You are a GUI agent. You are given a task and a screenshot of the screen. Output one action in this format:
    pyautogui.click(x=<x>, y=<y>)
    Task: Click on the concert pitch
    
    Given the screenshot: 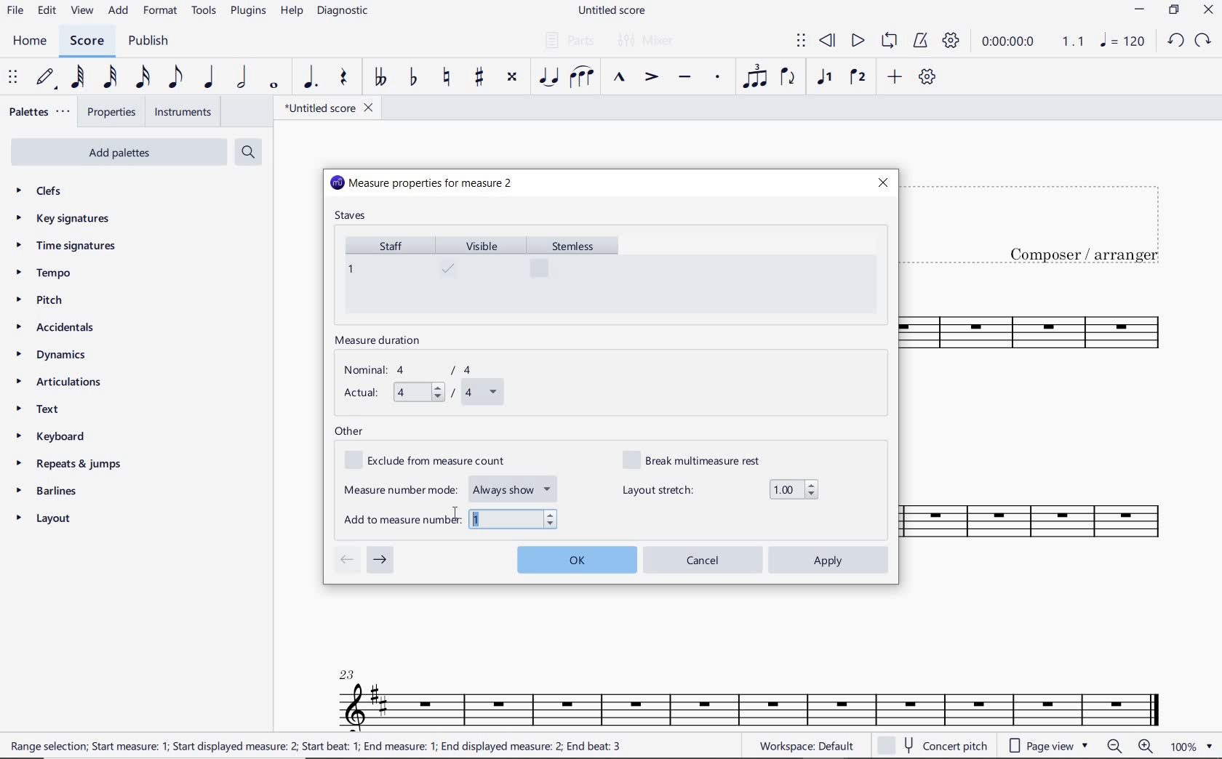 What is the action you would take?
    pyautogui.click(x=935, y=746)
    